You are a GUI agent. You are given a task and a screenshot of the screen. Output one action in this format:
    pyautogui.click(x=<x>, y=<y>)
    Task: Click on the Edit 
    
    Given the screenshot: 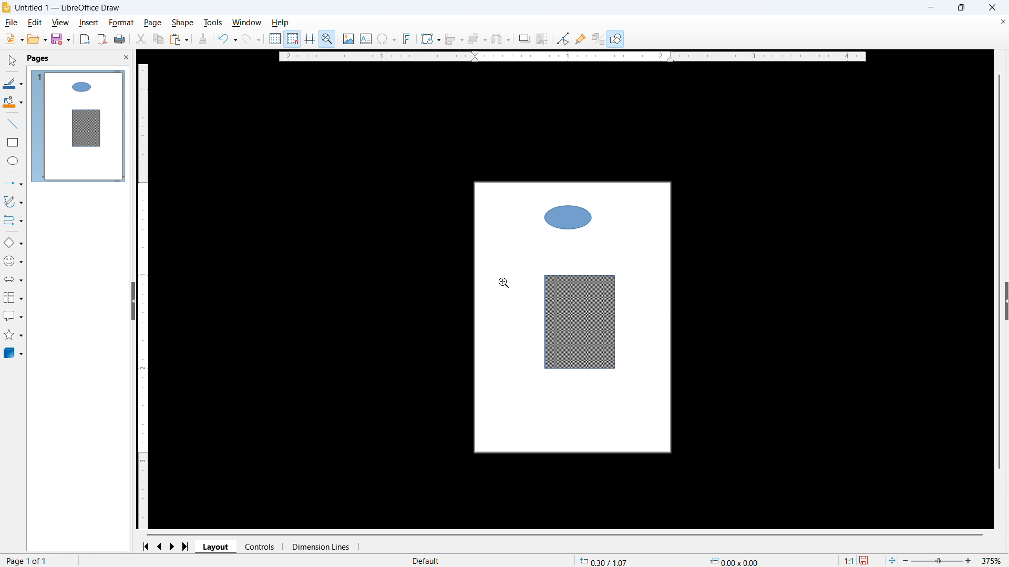 What is the action you would take?
    pyautogui.click(x=35, y=23)
    